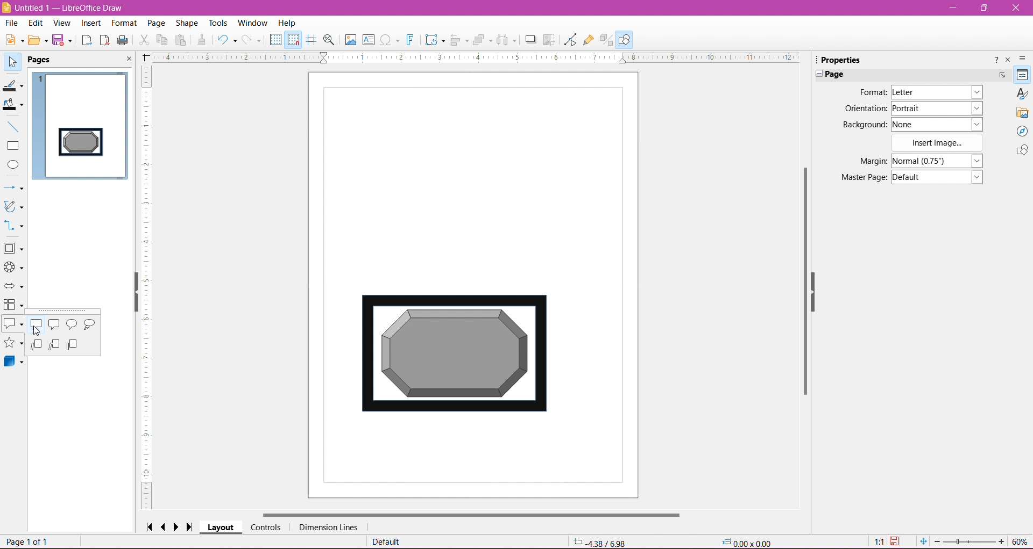 The width and height of the screenshot is (1033, 549). Describe the element at coordinates (36, 326) in the screenshot. I see `Rectangular Callout` at that location.